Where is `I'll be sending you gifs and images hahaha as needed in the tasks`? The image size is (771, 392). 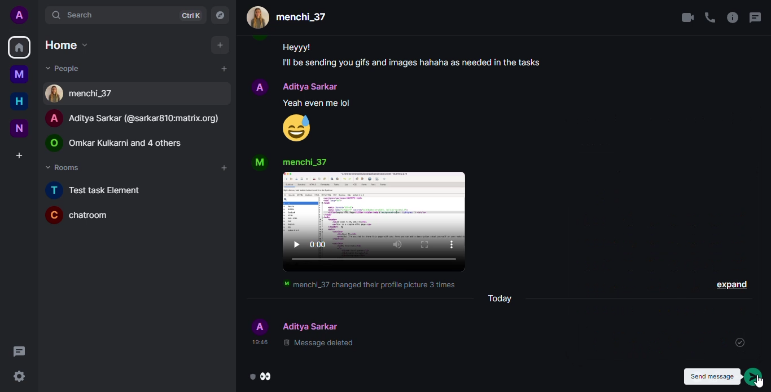
I'll be sending you gifs and images hahaha as needed in the tasks is located at coordinates (420, 64).